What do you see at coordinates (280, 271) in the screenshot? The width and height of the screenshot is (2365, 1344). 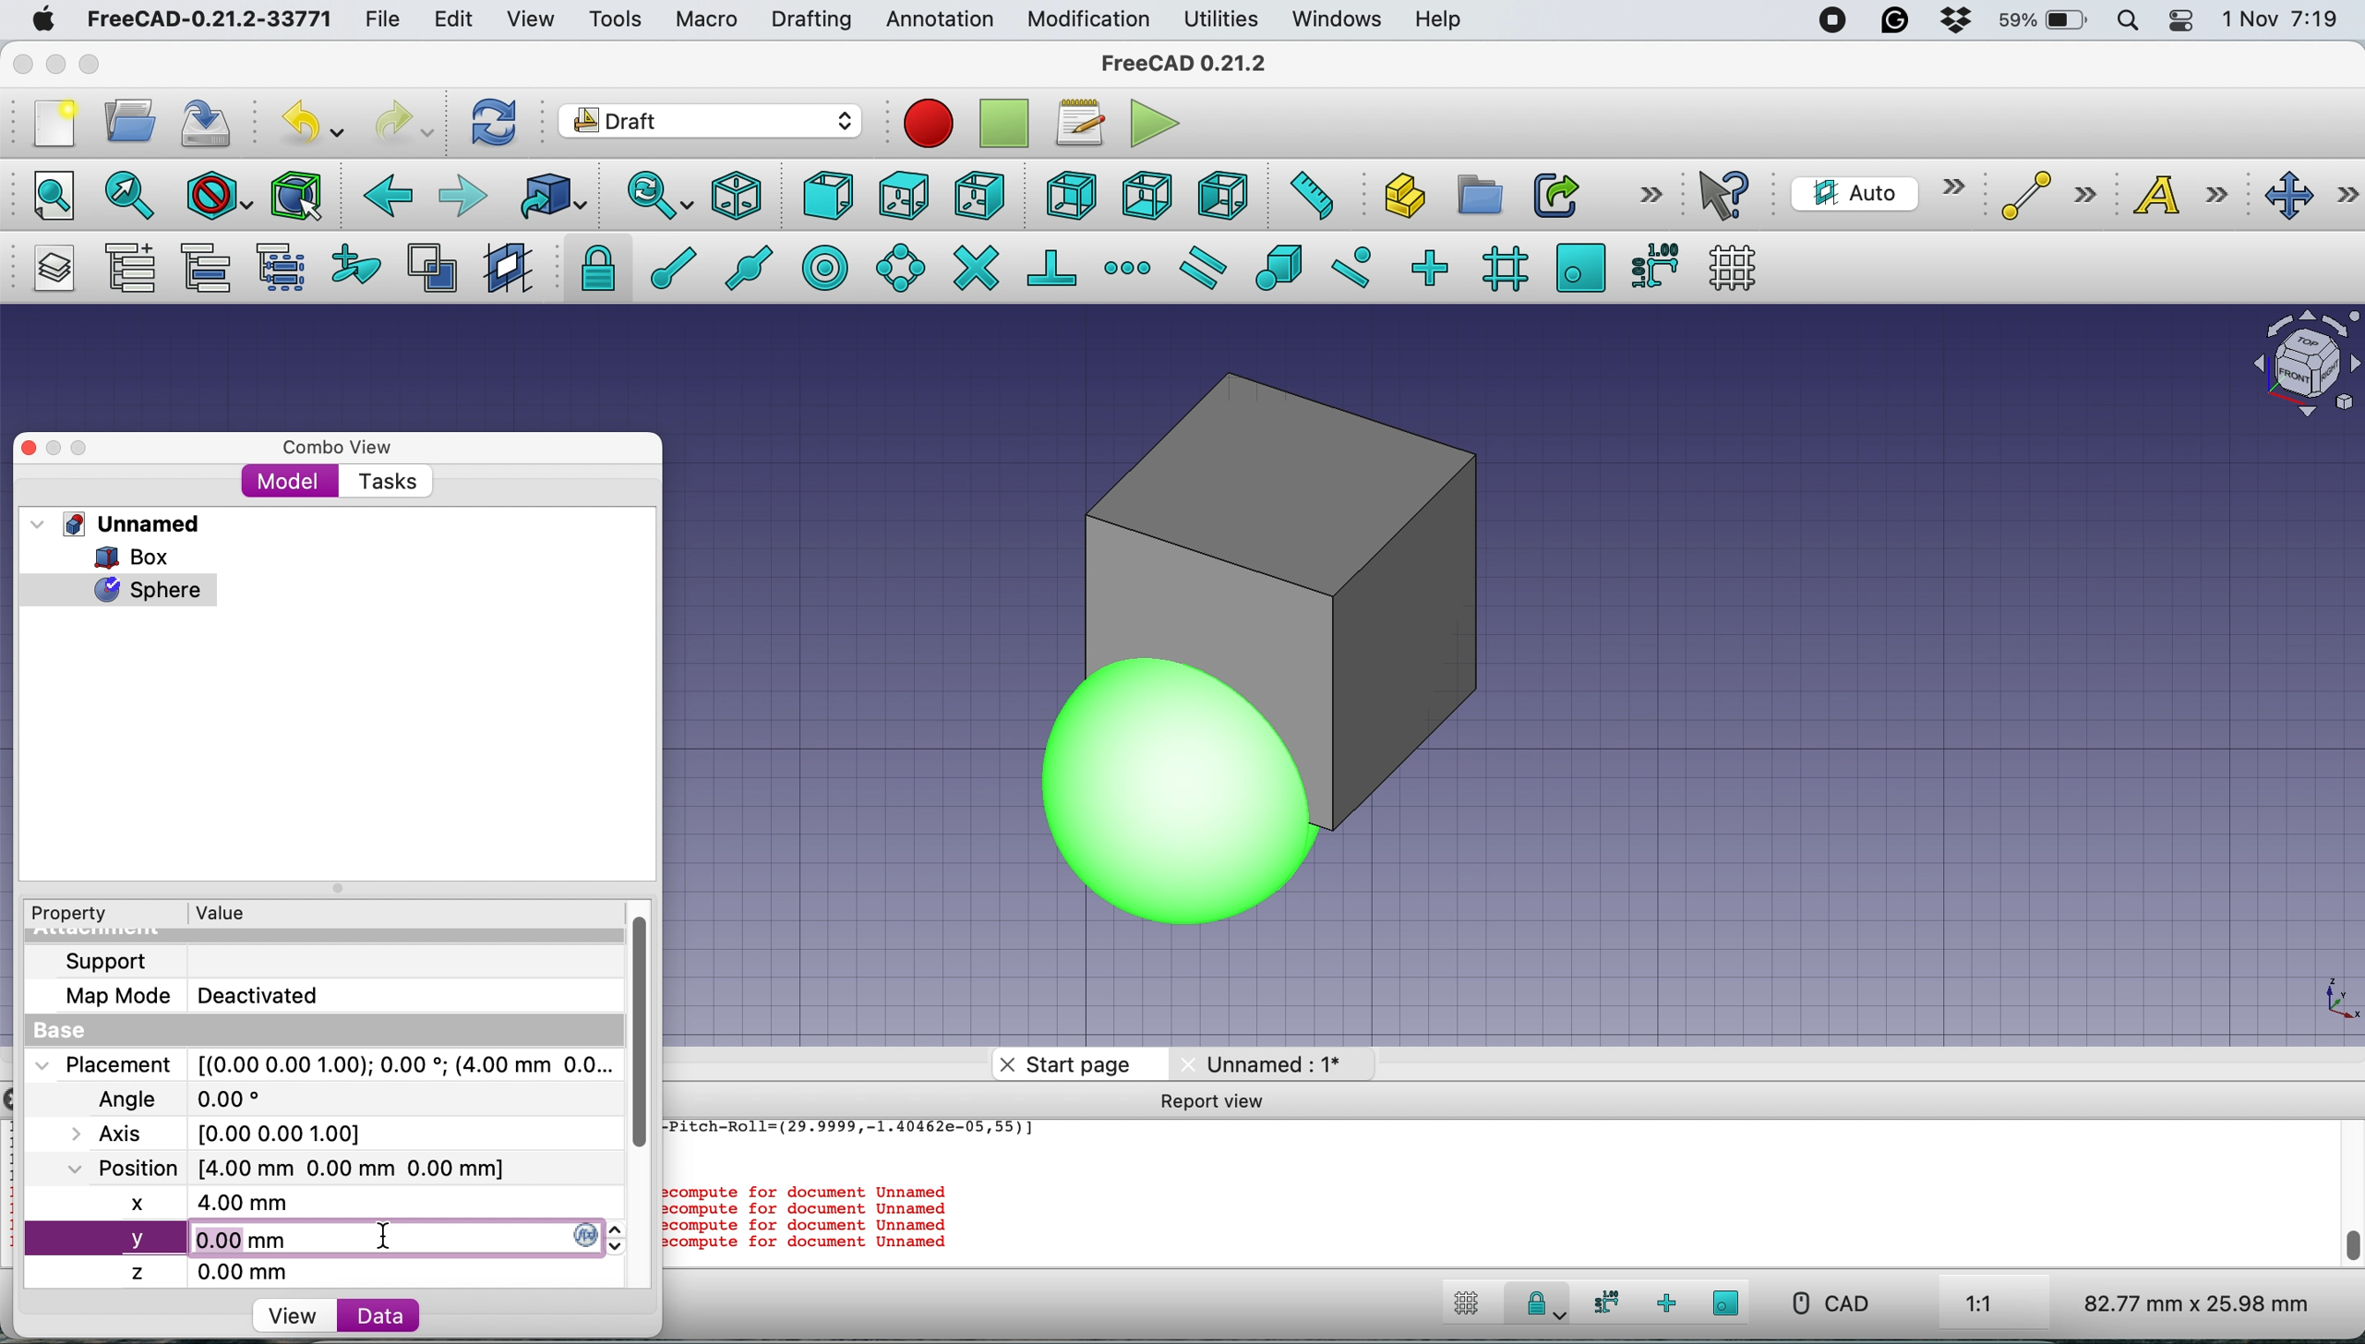 I see `select group` at bounding box center [280, 271].